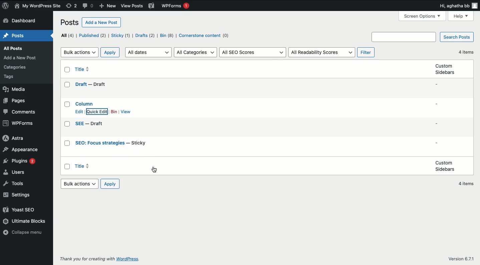  What do you see at coordinates (67, 35) in the screenshot?
I see `All` at bounding box center [67, 35].